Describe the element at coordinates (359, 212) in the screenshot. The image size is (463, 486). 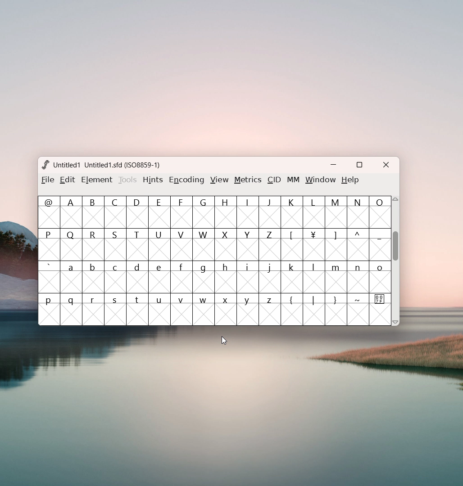
I see `N` at that location.